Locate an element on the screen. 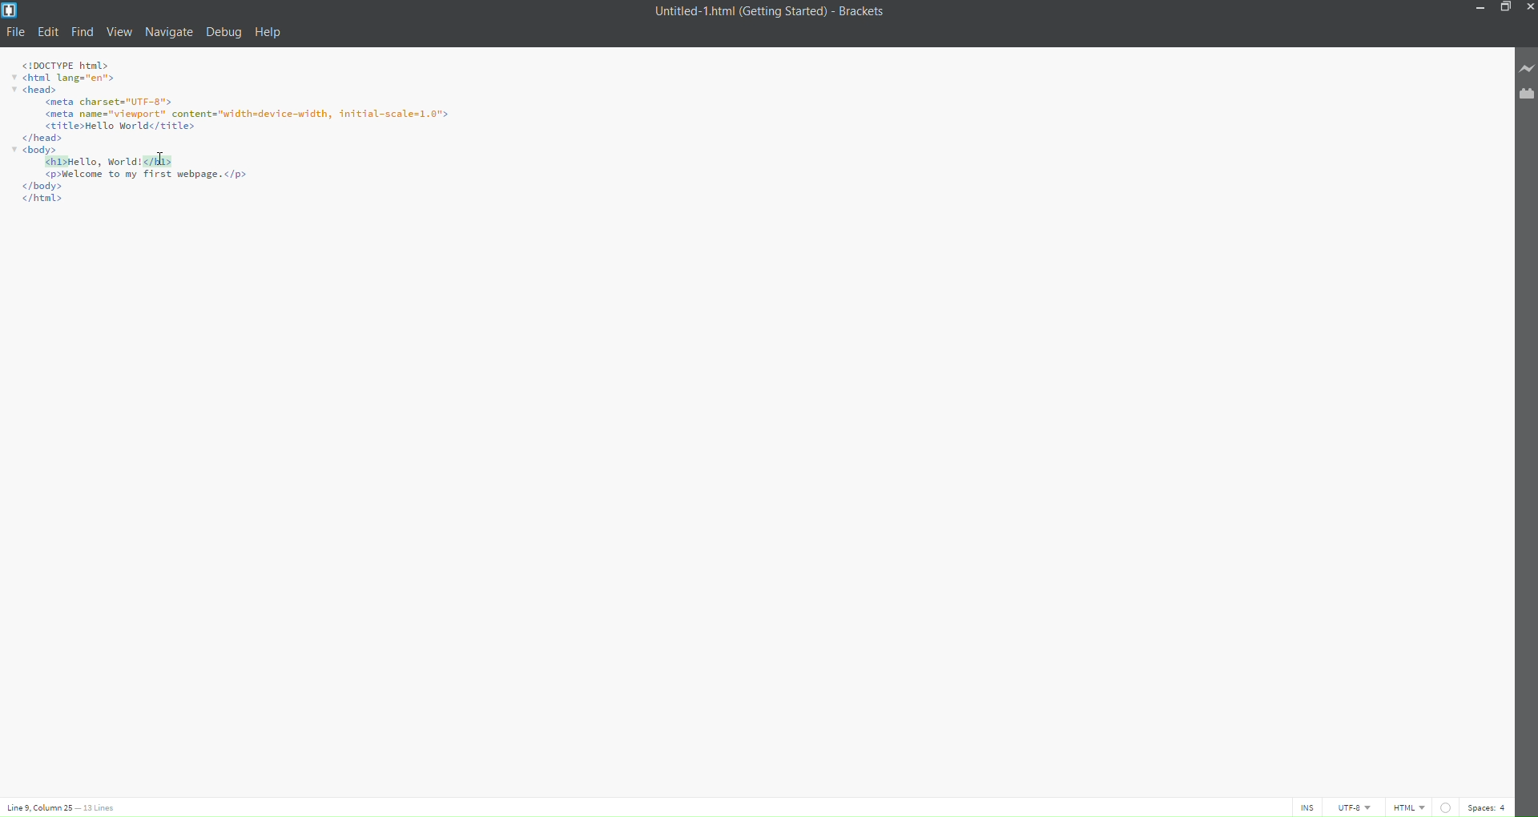  navigate is located at coordinates (169, 30).